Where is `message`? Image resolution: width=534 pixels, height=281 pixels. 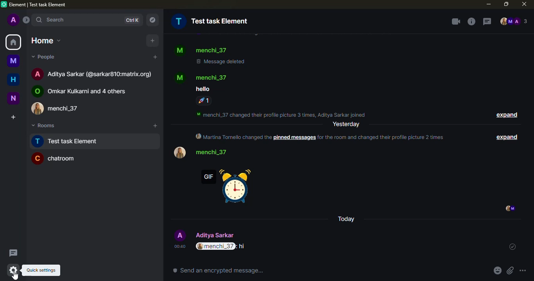 message is located at coordinates (202, 89).